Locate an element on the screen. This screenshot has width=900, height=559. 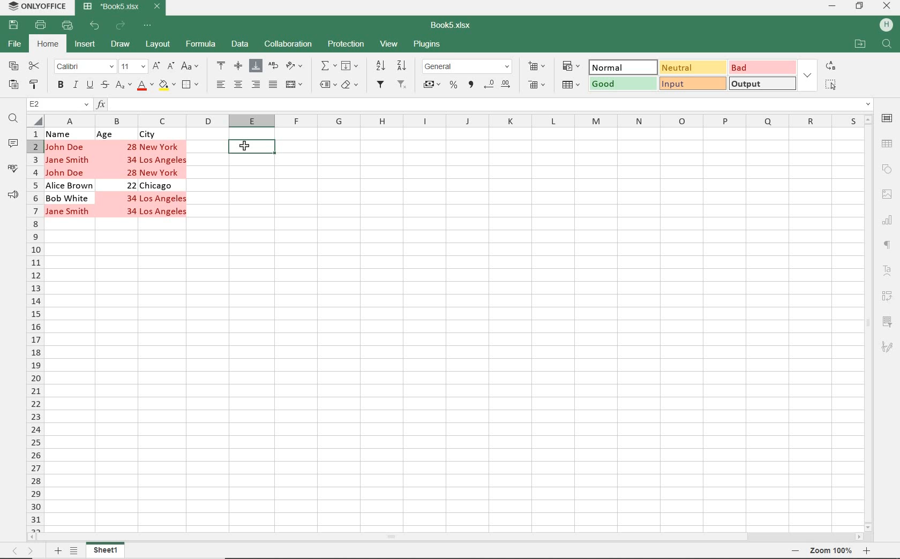
ALIGN CENTER is located at coordinates (238, 85).